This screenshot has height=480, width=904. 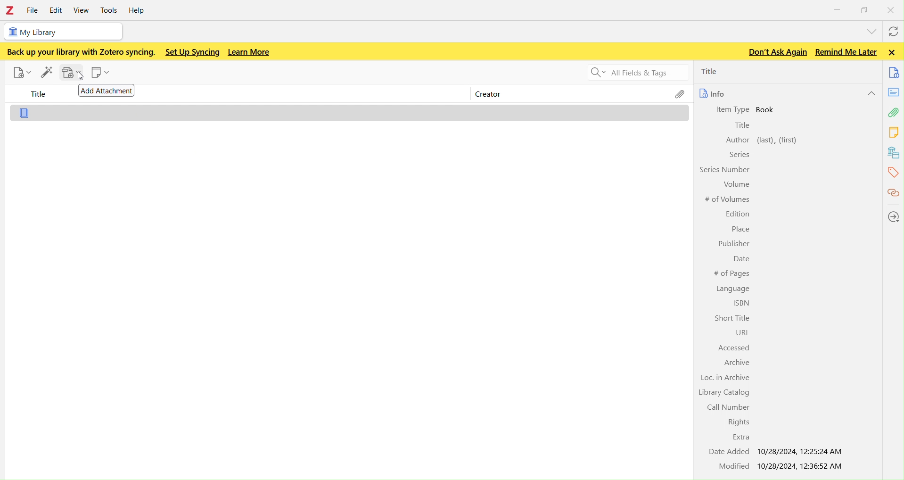 I want to click on title, so click(x=42, y=95).